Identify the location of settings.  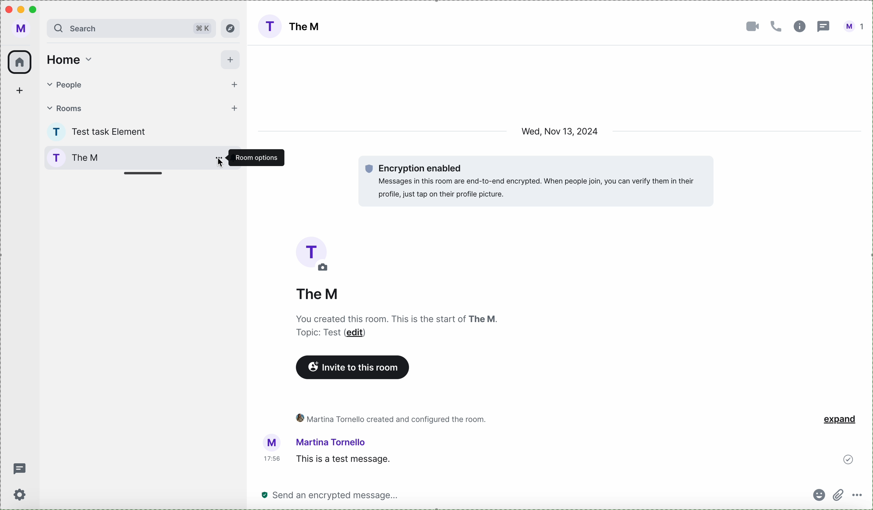
(20, 494).